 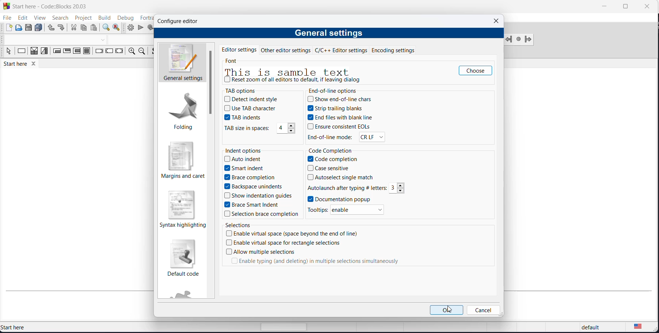 I want to click on strip trailing blanks checkbox, so click(x=343, y=110).